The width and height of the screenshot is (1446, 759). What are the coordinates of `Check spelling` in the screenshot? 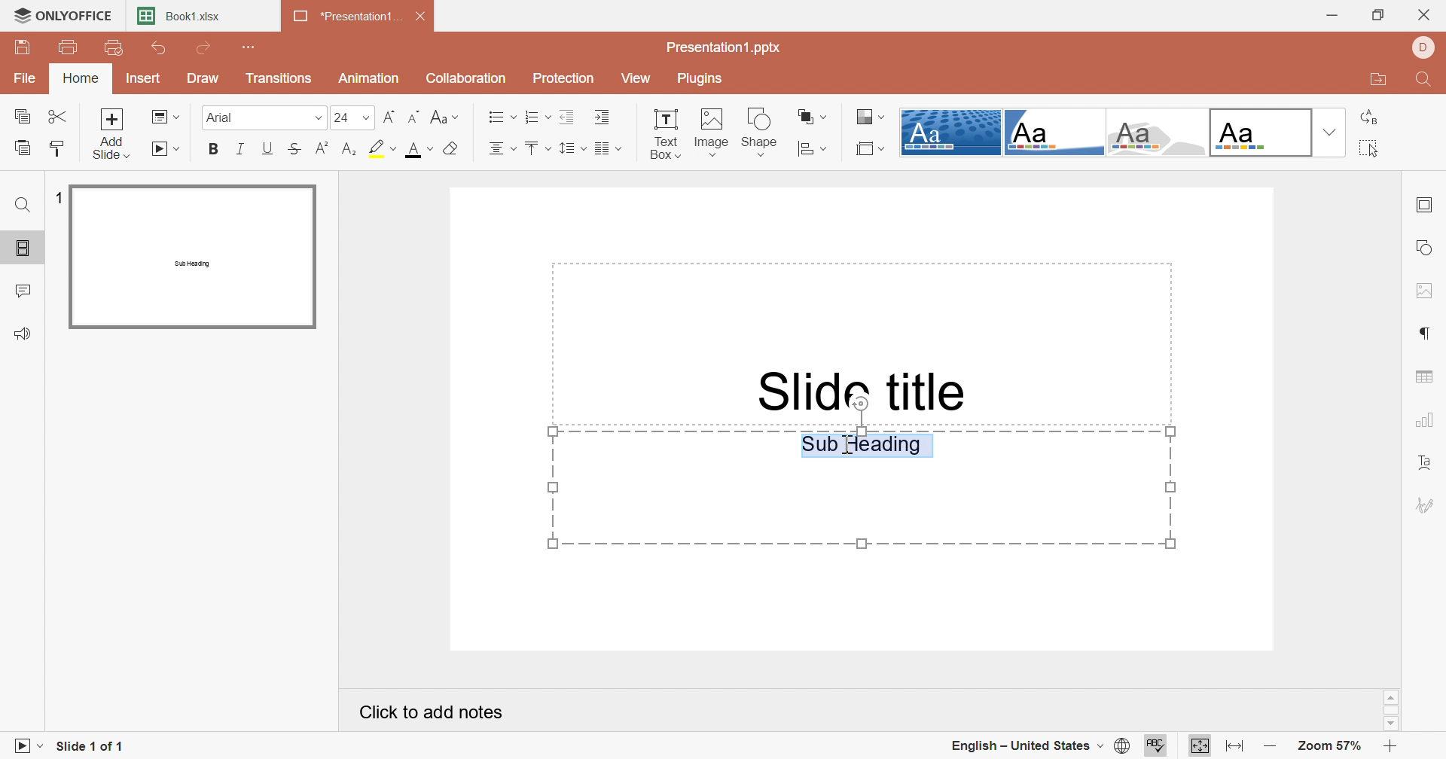 It's located at (1155, 745).